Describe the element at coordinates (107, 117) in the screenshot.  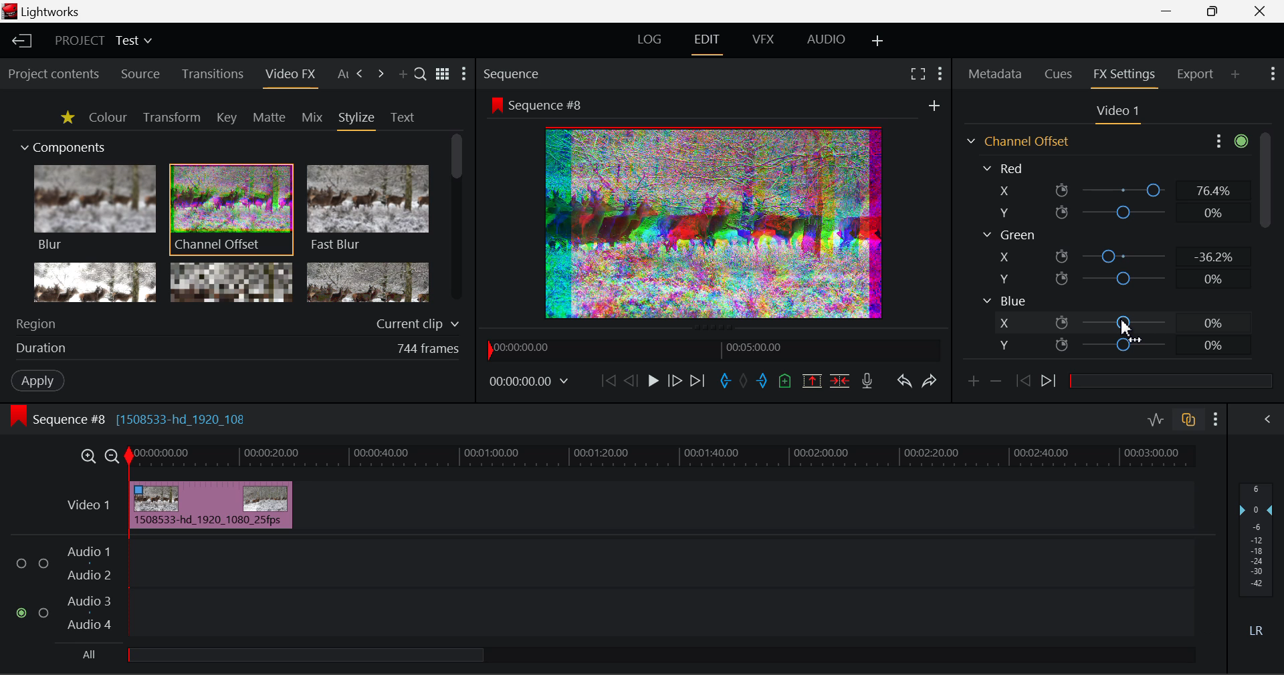
I see `Colour` at that location.